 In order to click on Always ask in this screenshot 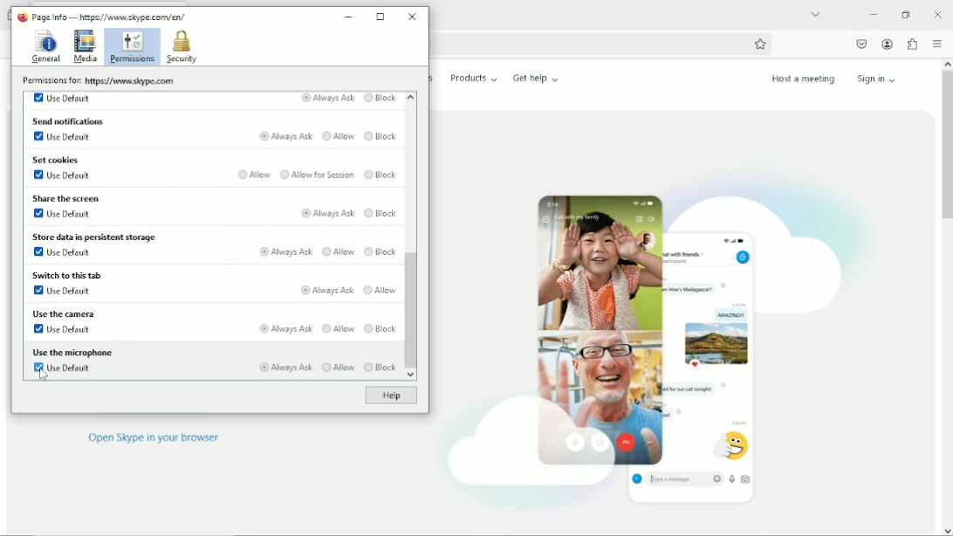, I will do `click(283, 367)`.